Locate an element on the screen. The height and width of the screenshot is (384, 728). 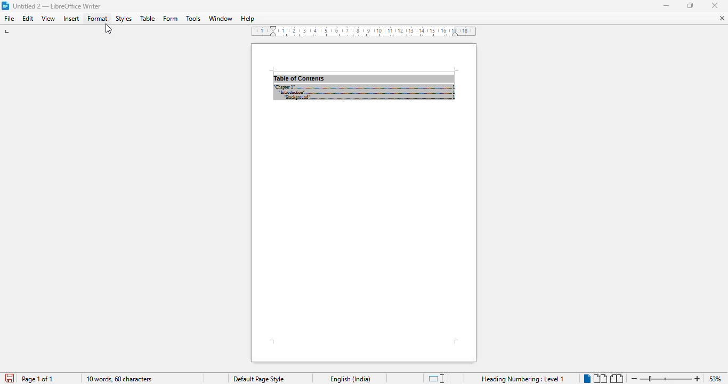
styles is located at coordinates (124, 19).